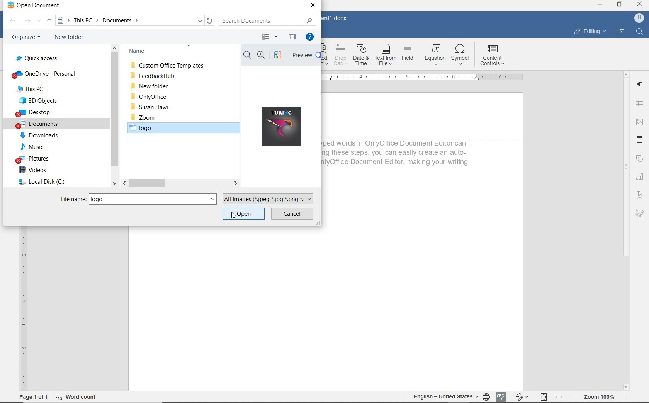 The width and height of the screenshot is (649, 403). What do you see at coordinates (270, 37) in the screenshot?
I see `CHANGE YOUR VIEW` at bounding box center [270, 37].